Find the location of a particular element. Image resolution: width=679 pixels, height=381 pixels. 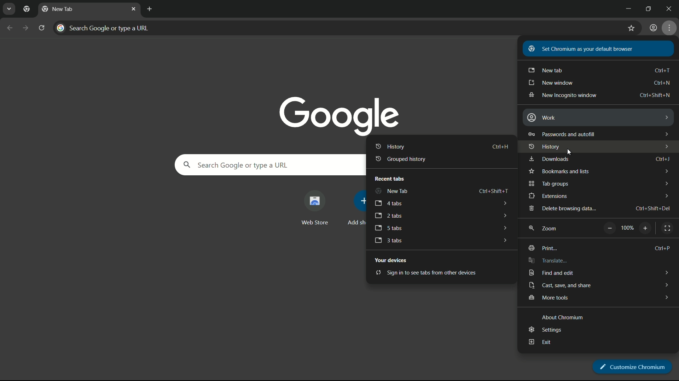

close app is located at coordinates (671, 8).